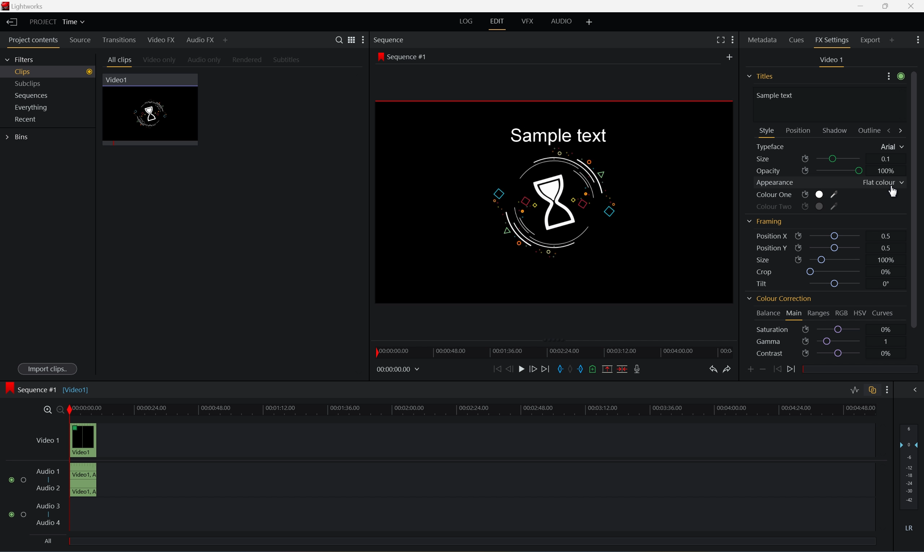  Describe the element at coordinates (119, 40) in the screenshot. I see `Transitions` at that location.